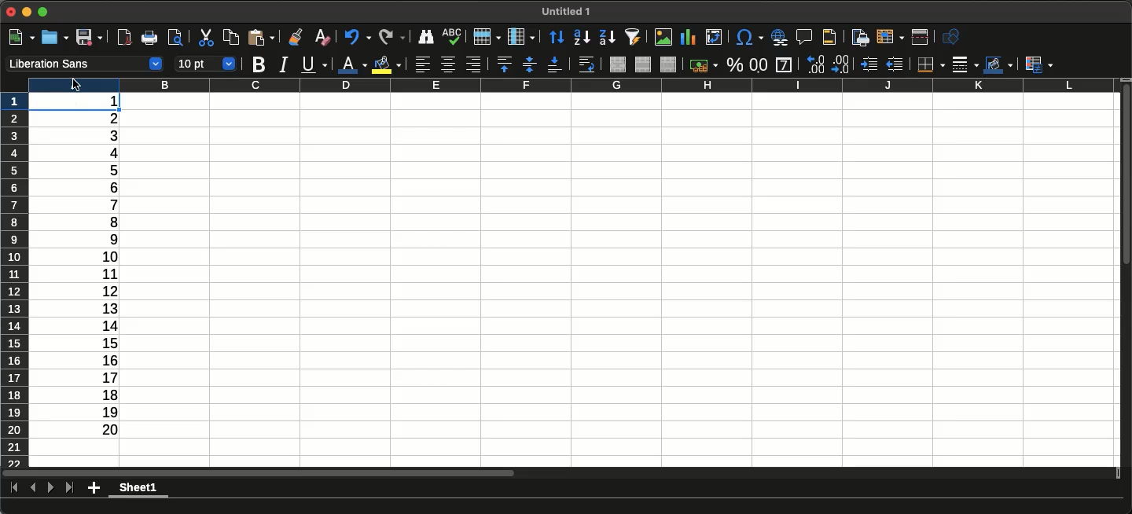  What do you see at coordinates (842, 64) in the screenshot?
I see `Add decimal place` at bounding box center [842, 64].